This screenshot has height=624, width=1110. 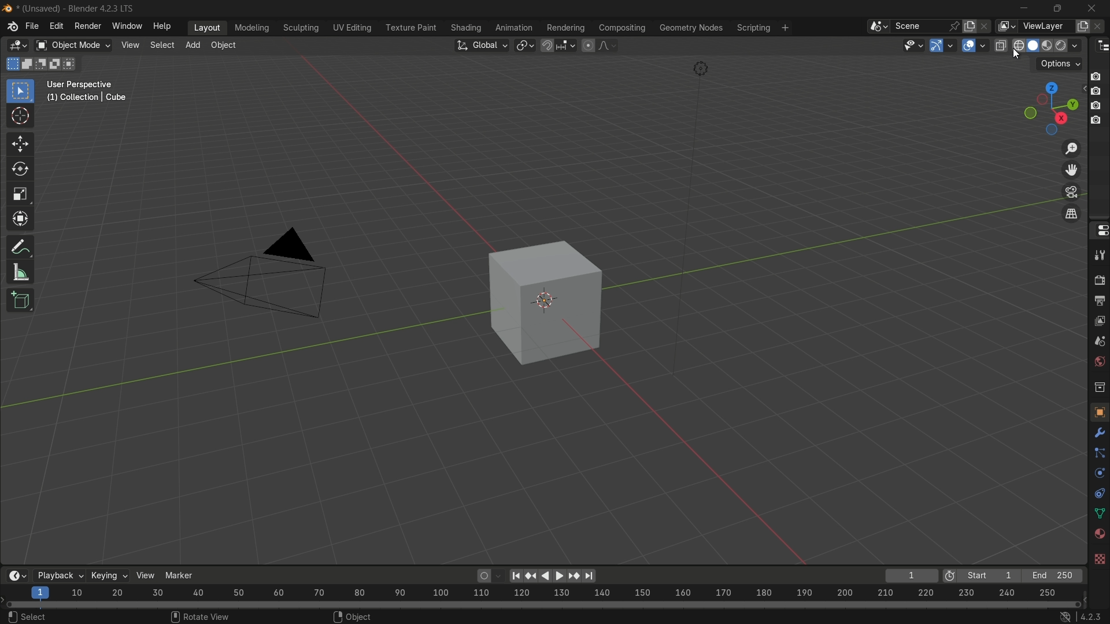 I want to click on marker, so click(x=179, y=577).